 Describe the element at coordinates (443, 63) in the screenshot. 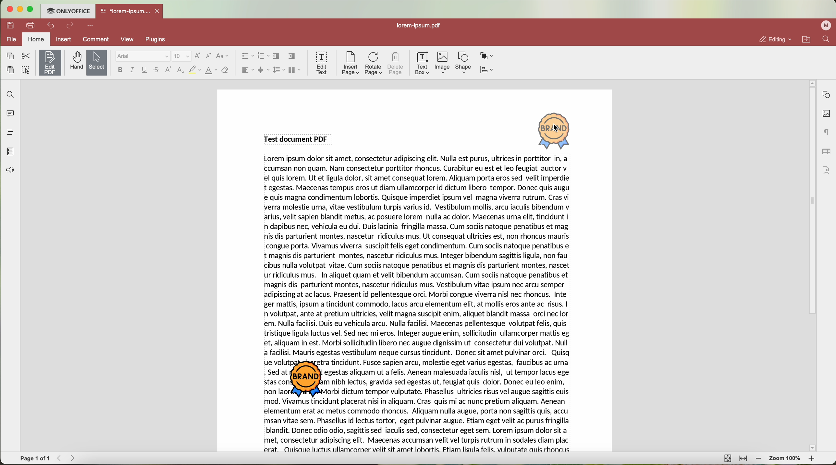

I see `Image` at that location.